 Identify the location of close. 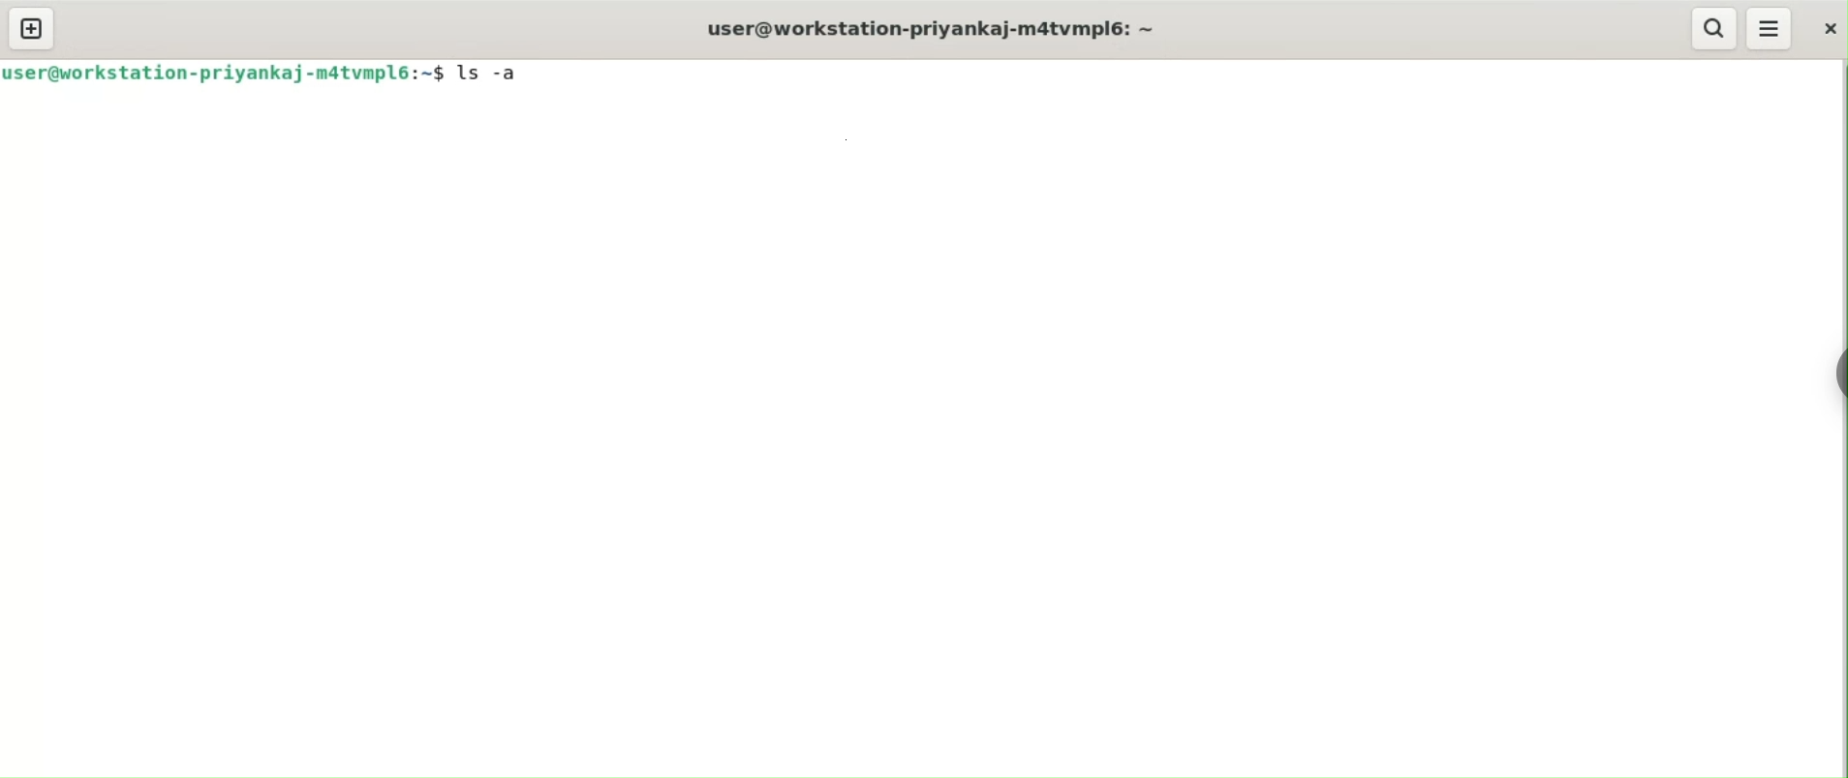
(1829, 29).